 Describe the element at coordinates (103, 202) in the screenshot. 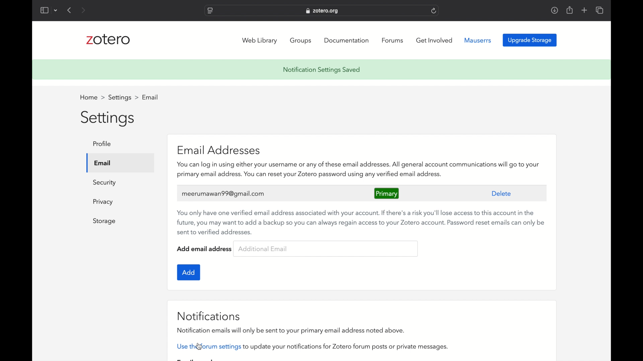

I see `privacy` at that location.